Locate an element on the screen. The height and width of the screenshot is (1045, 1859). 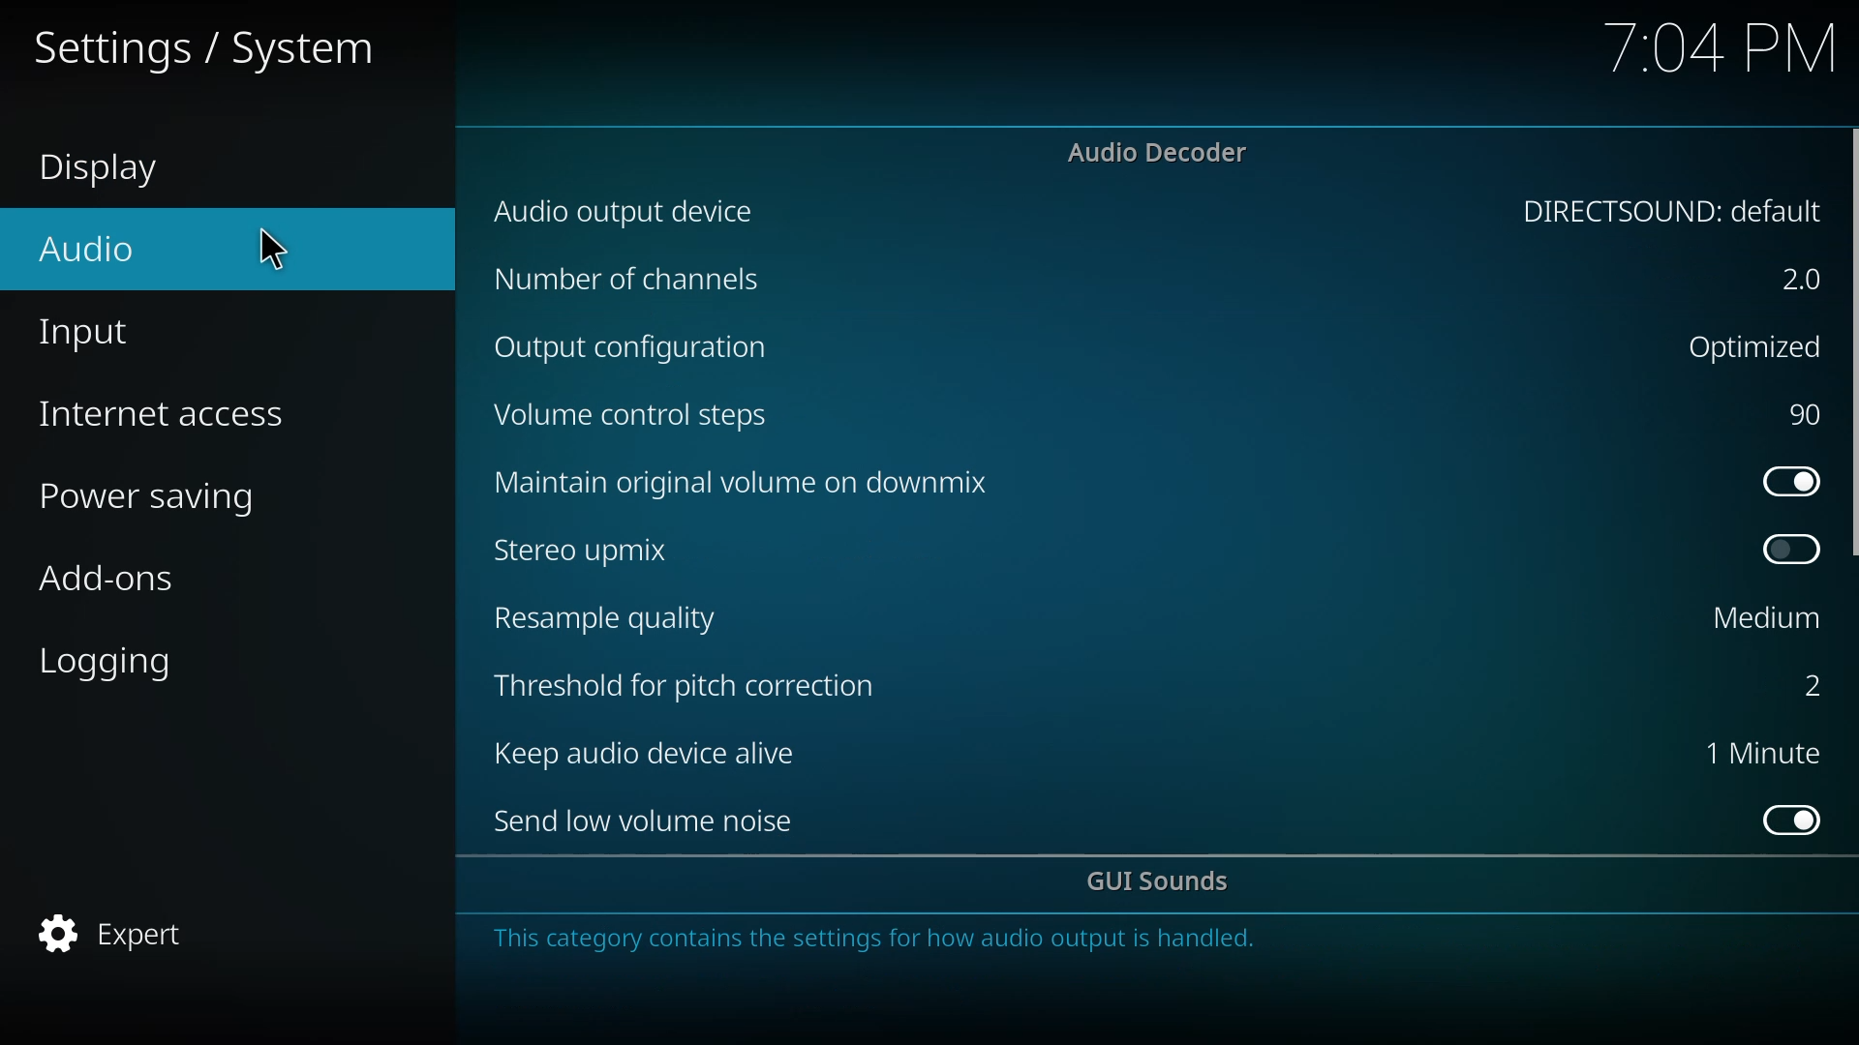
90 is located at coordinates (1808, 414).